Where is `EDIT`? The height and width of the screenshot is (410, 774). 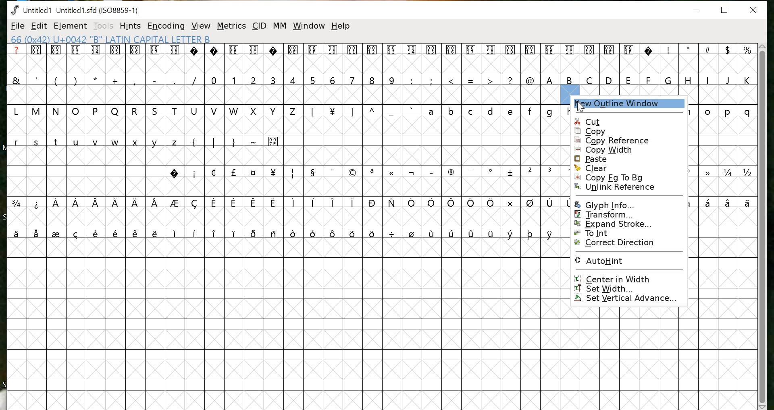 EDIT is located at coordinates (39, 26).